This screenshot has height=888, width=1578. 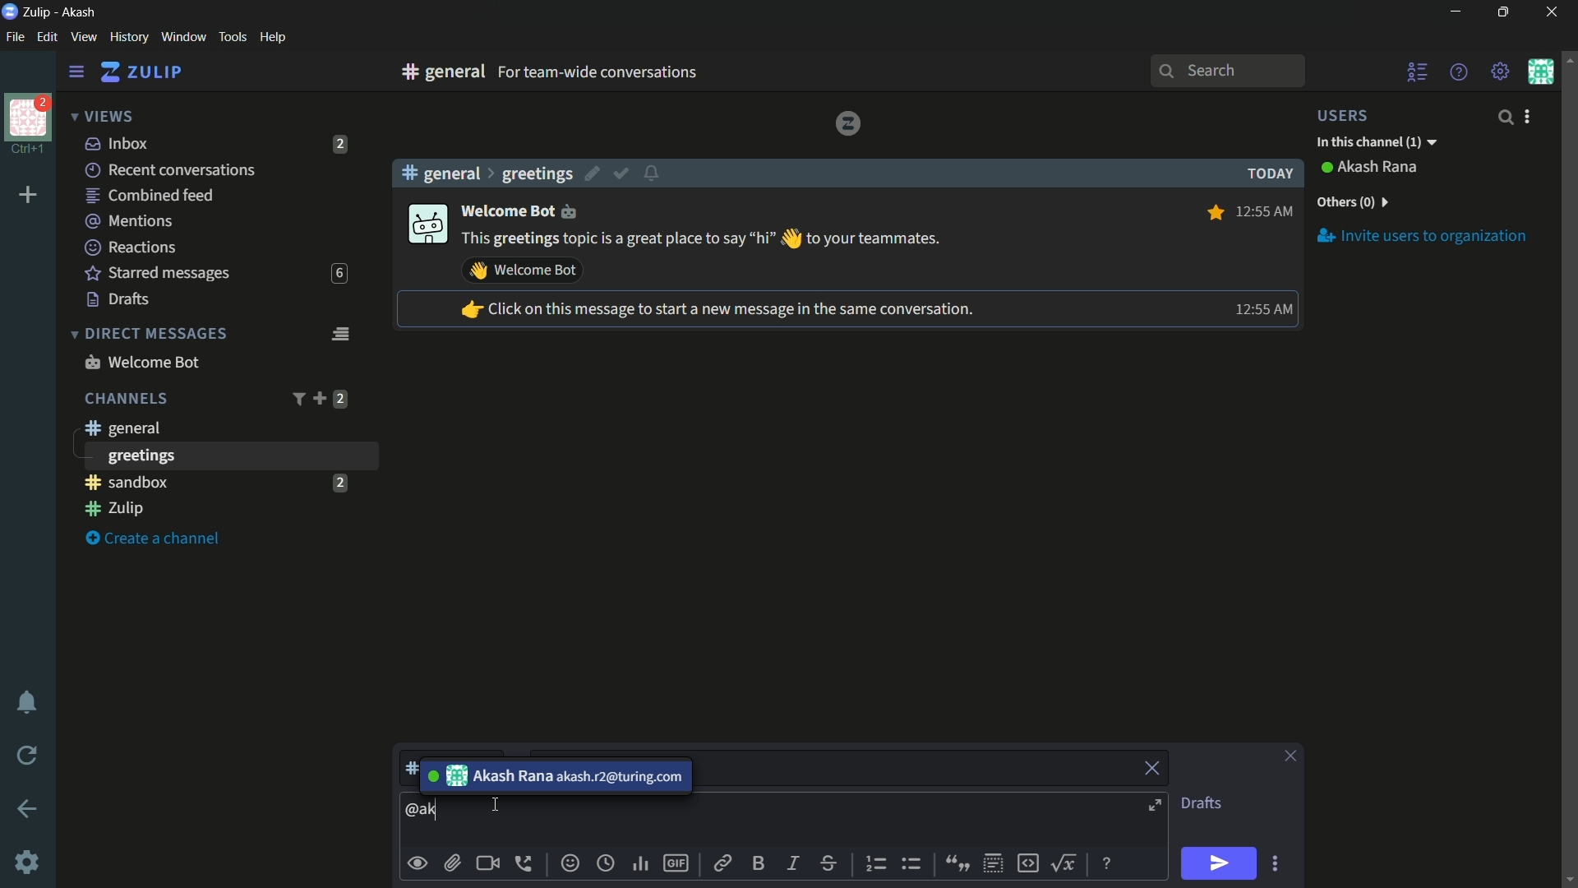 I want to click on upload files, so click(x=452, y=863).